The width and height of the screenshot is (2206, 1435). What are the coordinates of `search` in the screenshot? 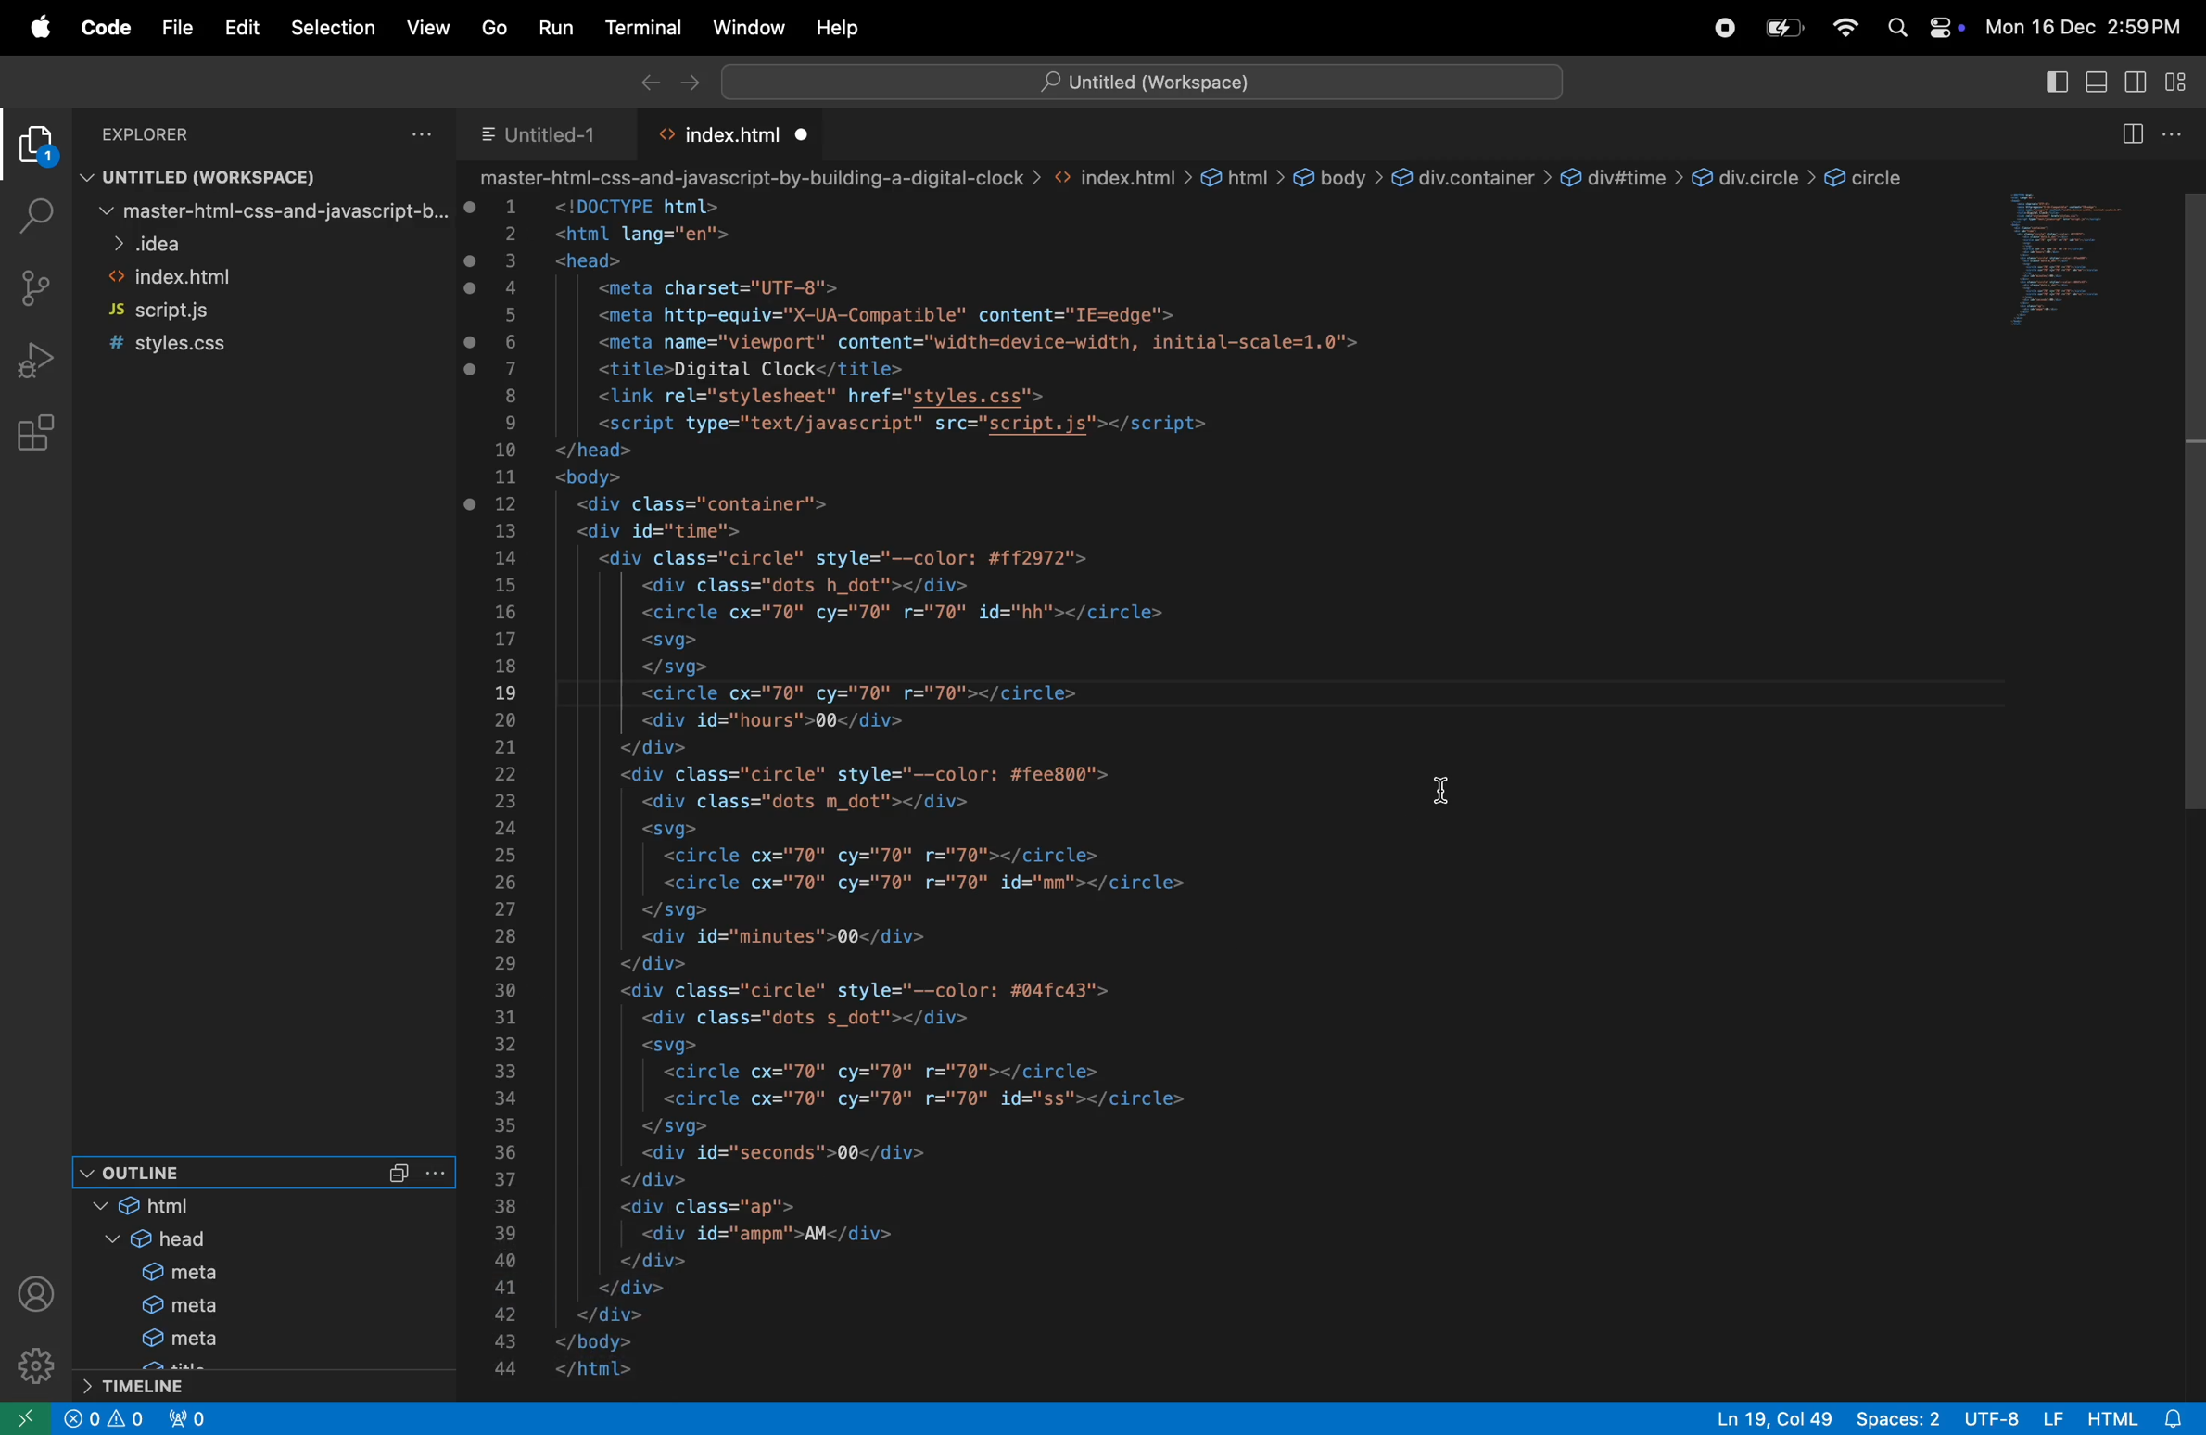 It's located at (1896, 31).